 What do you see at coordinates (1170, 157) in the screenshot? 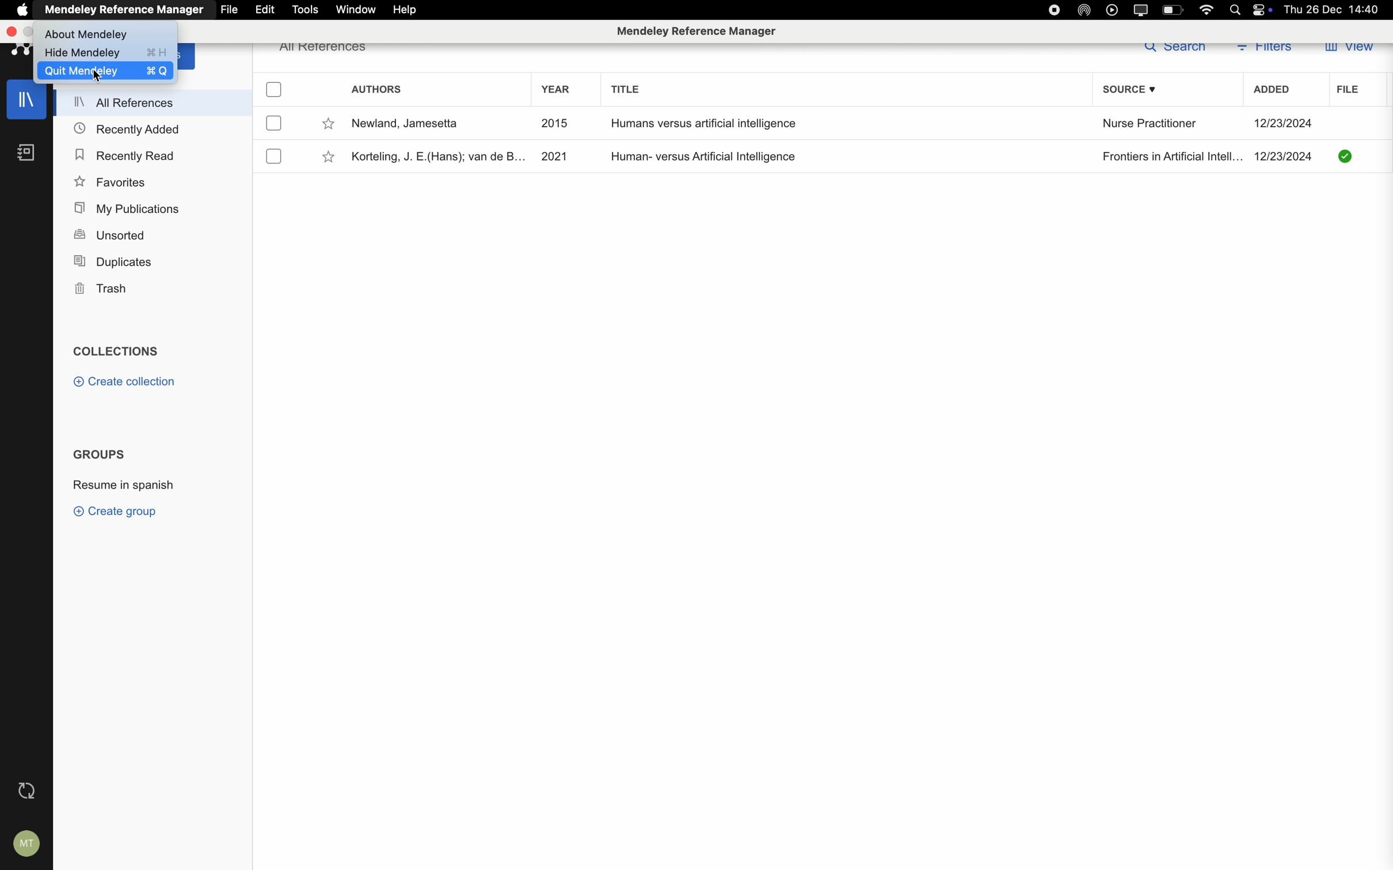
I see `Frontiers in Artificial Intelligence` at bounding box center [1170, 157].